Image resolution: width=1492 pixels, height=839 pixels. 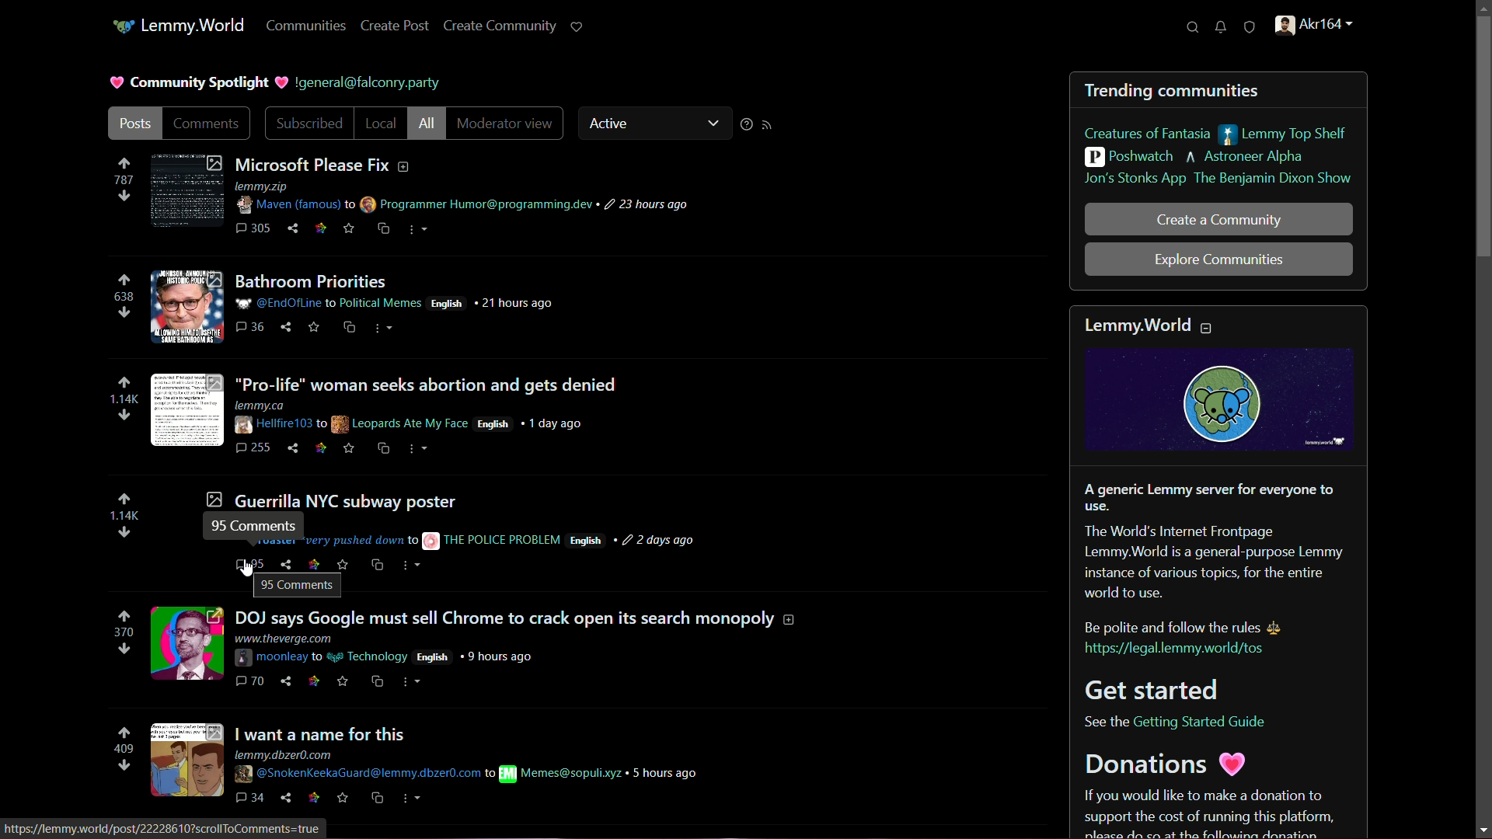 What do you see at coordinates (124, 416) in the screenshot?
I see `downvote` at bounding box center [124, 416].